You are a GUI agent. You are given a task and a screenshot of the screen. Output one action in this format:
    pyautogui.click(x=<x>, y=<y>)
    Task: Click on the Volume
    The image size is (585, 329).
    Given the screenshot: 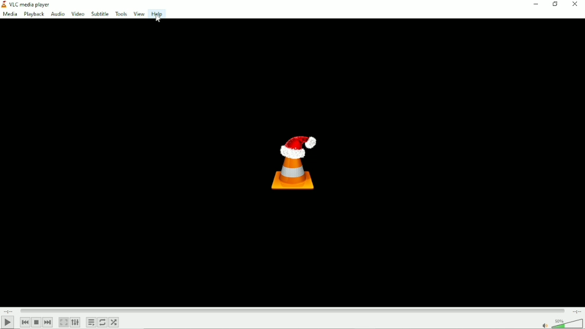 What is the action you would take?
    pyautogui.click(x=567, y=324)
    